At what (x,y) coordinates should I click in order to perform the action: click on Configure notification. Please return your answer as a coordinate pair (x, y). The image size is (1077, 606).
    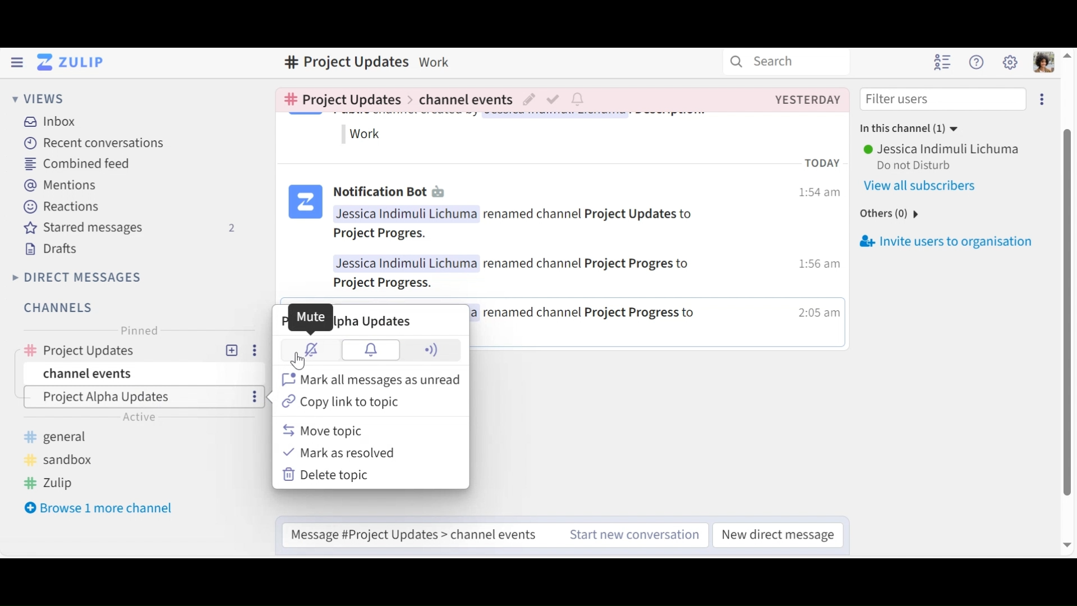
    Looking at the image, I should click on (579, 100).